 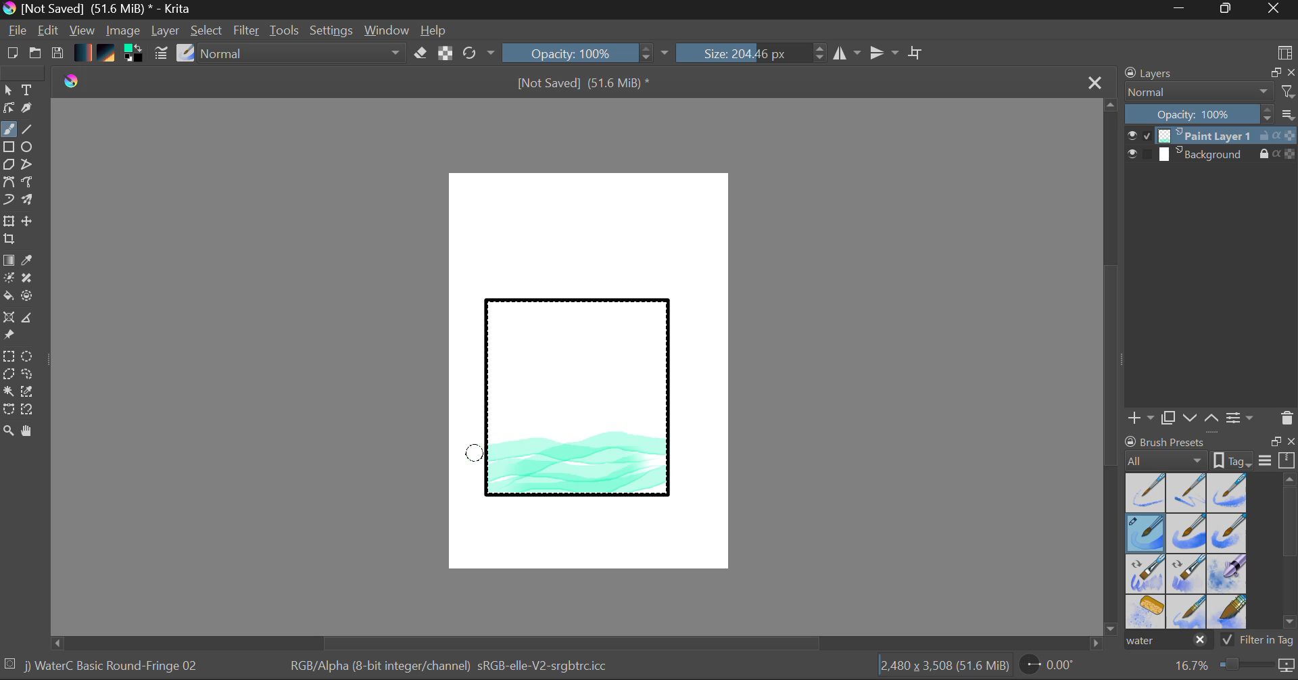 I want to click on Tools, so click(x=285, y=31).